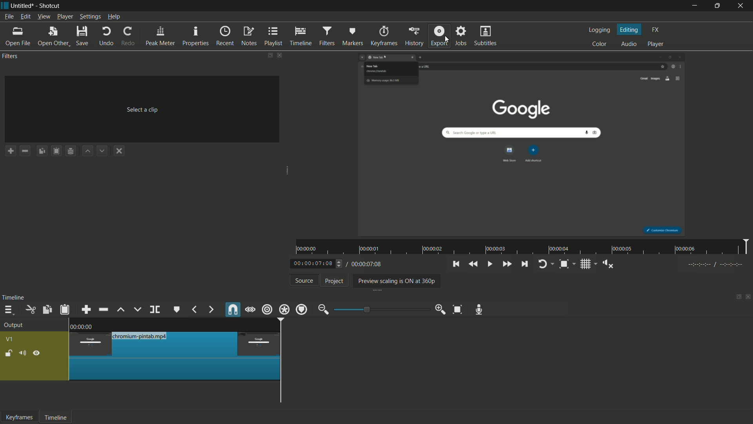 This screenshot has height=424, width=753. Describe the element at coordinates (414, 36) in the screenshot. I see `history` at that location.